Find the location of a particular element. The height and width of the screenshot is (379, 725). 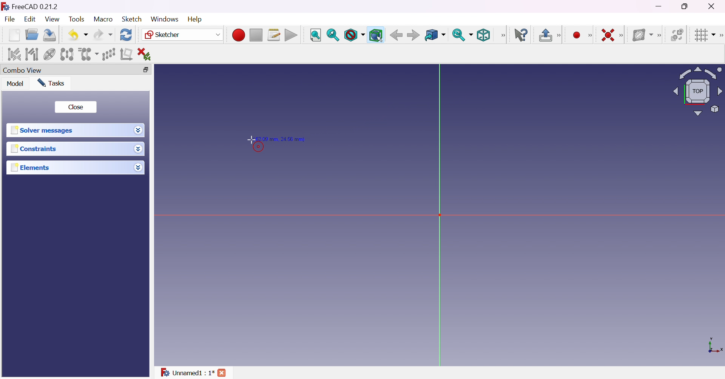

New is located at coordinates (14, 35).